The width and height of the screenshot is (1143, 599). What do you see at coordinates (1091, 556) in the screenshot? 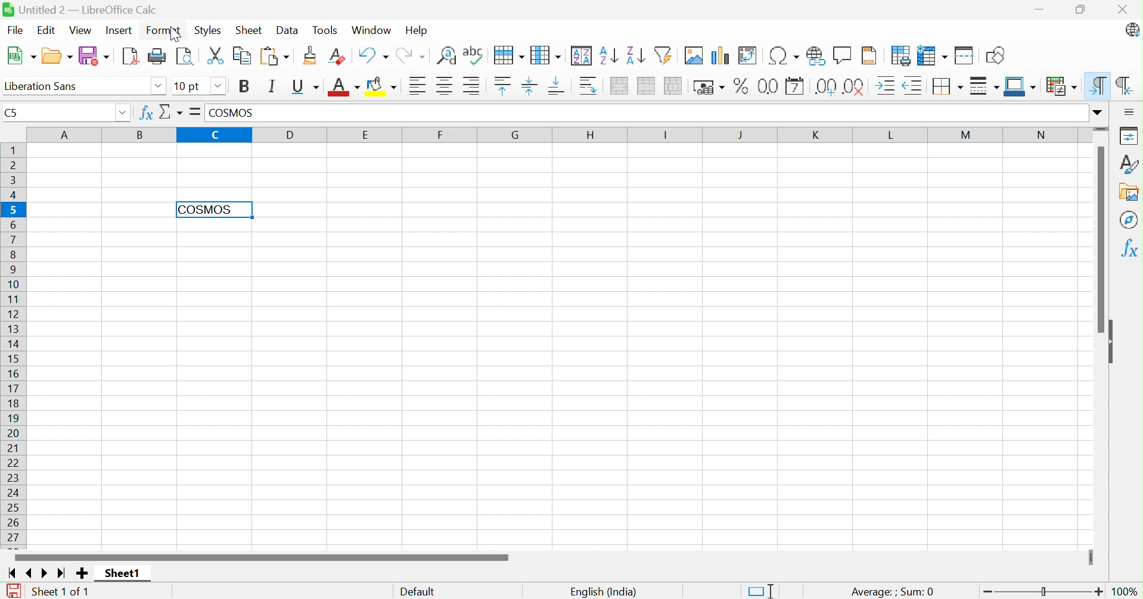
I see `Slider` at bounding box center [1091, 556].